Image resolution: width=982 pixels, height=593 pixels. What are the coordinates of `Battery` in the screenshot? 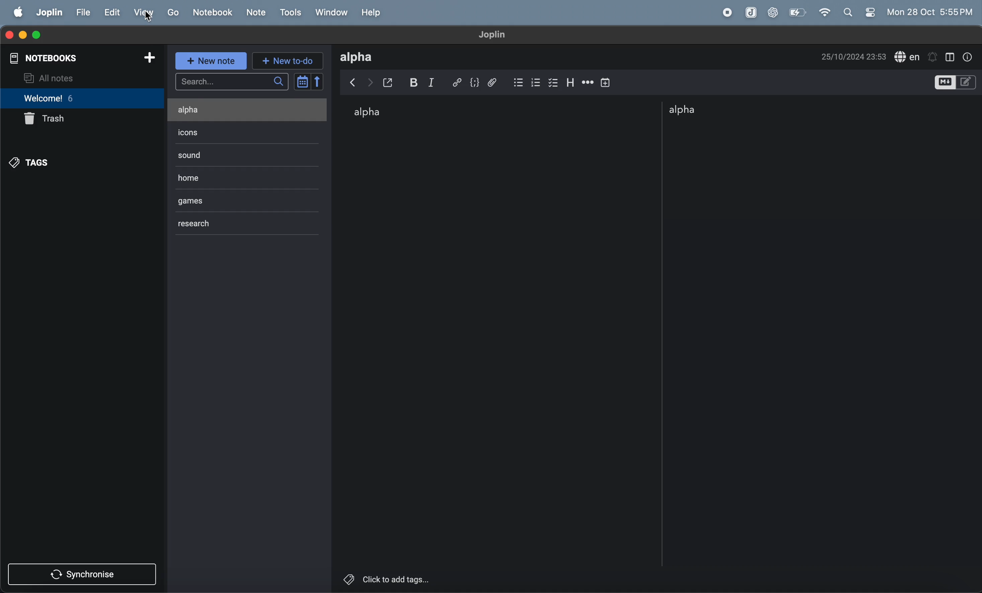 It's located at (797, 12).